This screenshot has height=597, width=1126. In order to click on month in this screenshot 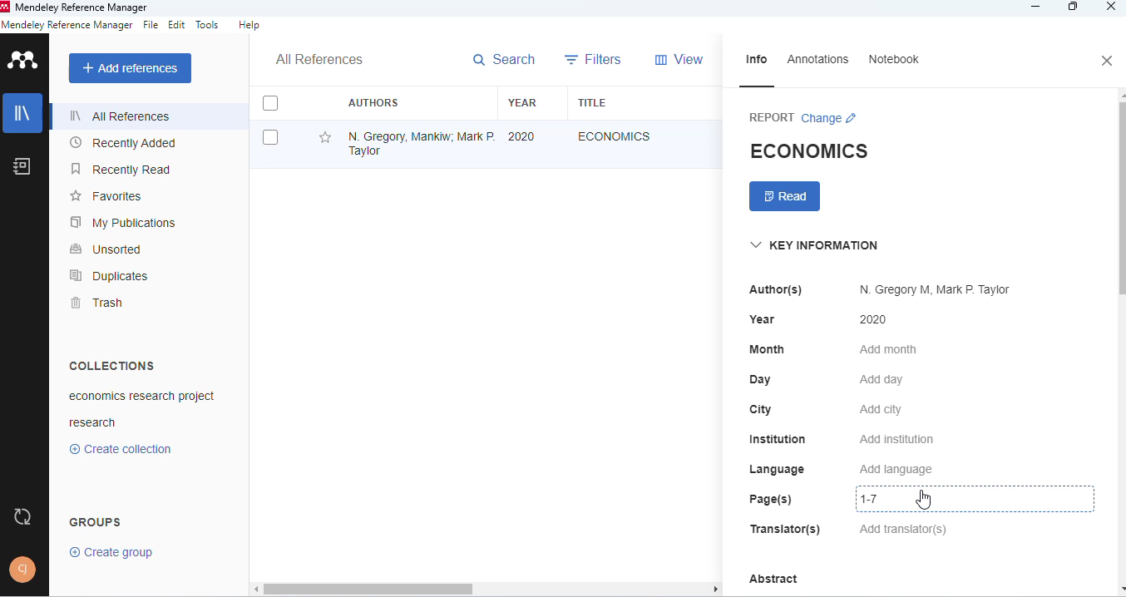, I will do `click(767, 349)`.